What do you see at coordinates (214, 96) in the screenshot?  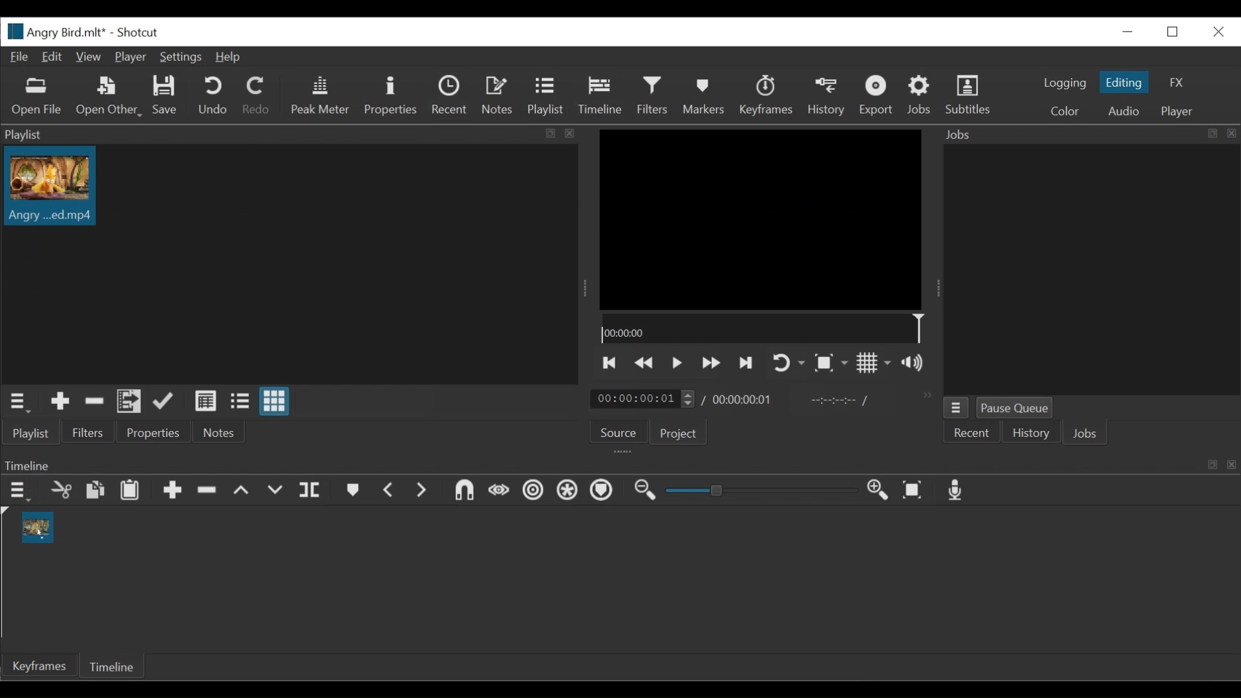 I see `Undo` at bounding box center [214, 96].